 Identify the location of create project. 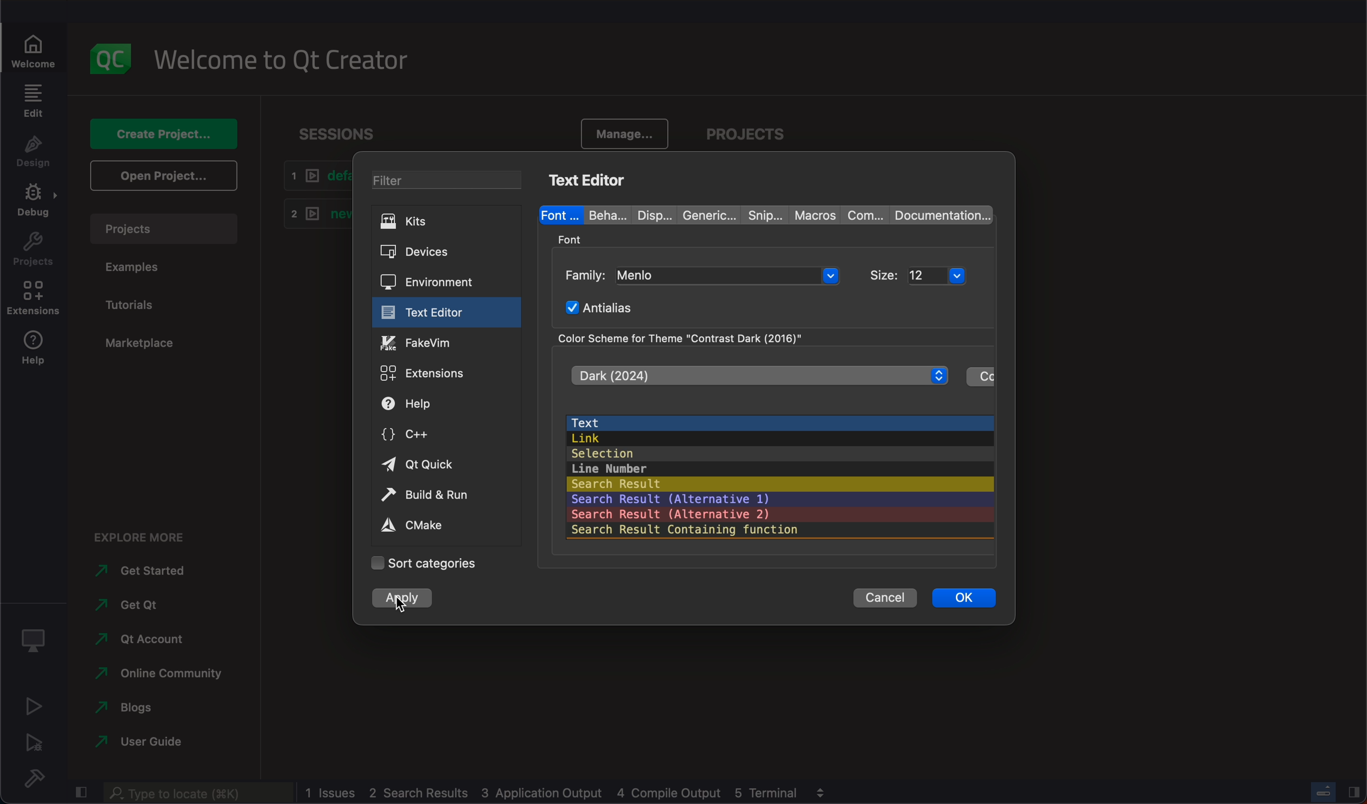
(164, 133).